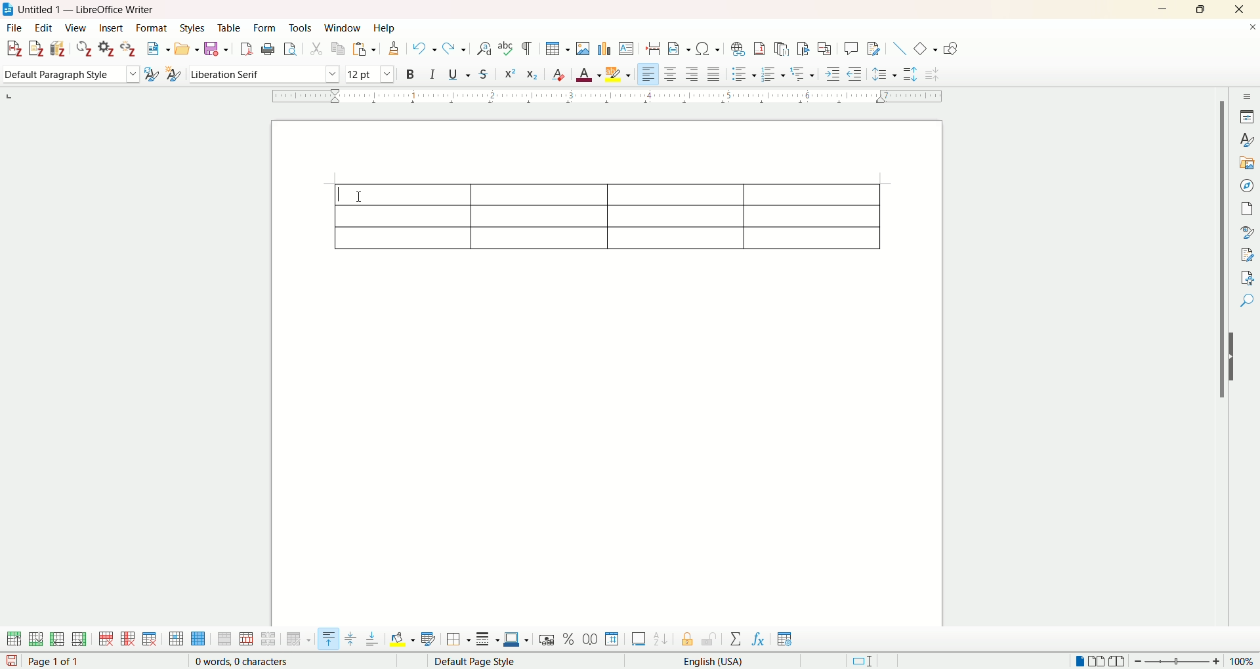  What do you see at coordinates (952, 50) in the screenshot?
I see `draw function` at bounding box center [952, 50].